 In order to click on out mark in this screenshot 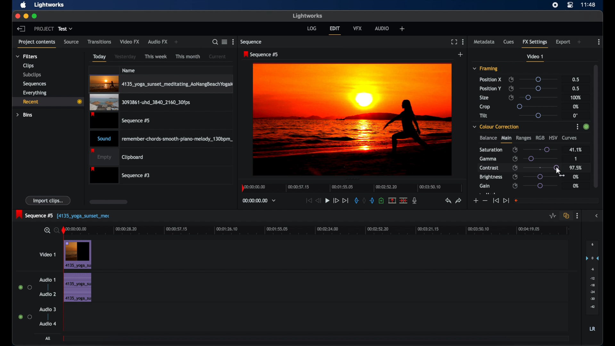, I will do `click(372, 200)`.